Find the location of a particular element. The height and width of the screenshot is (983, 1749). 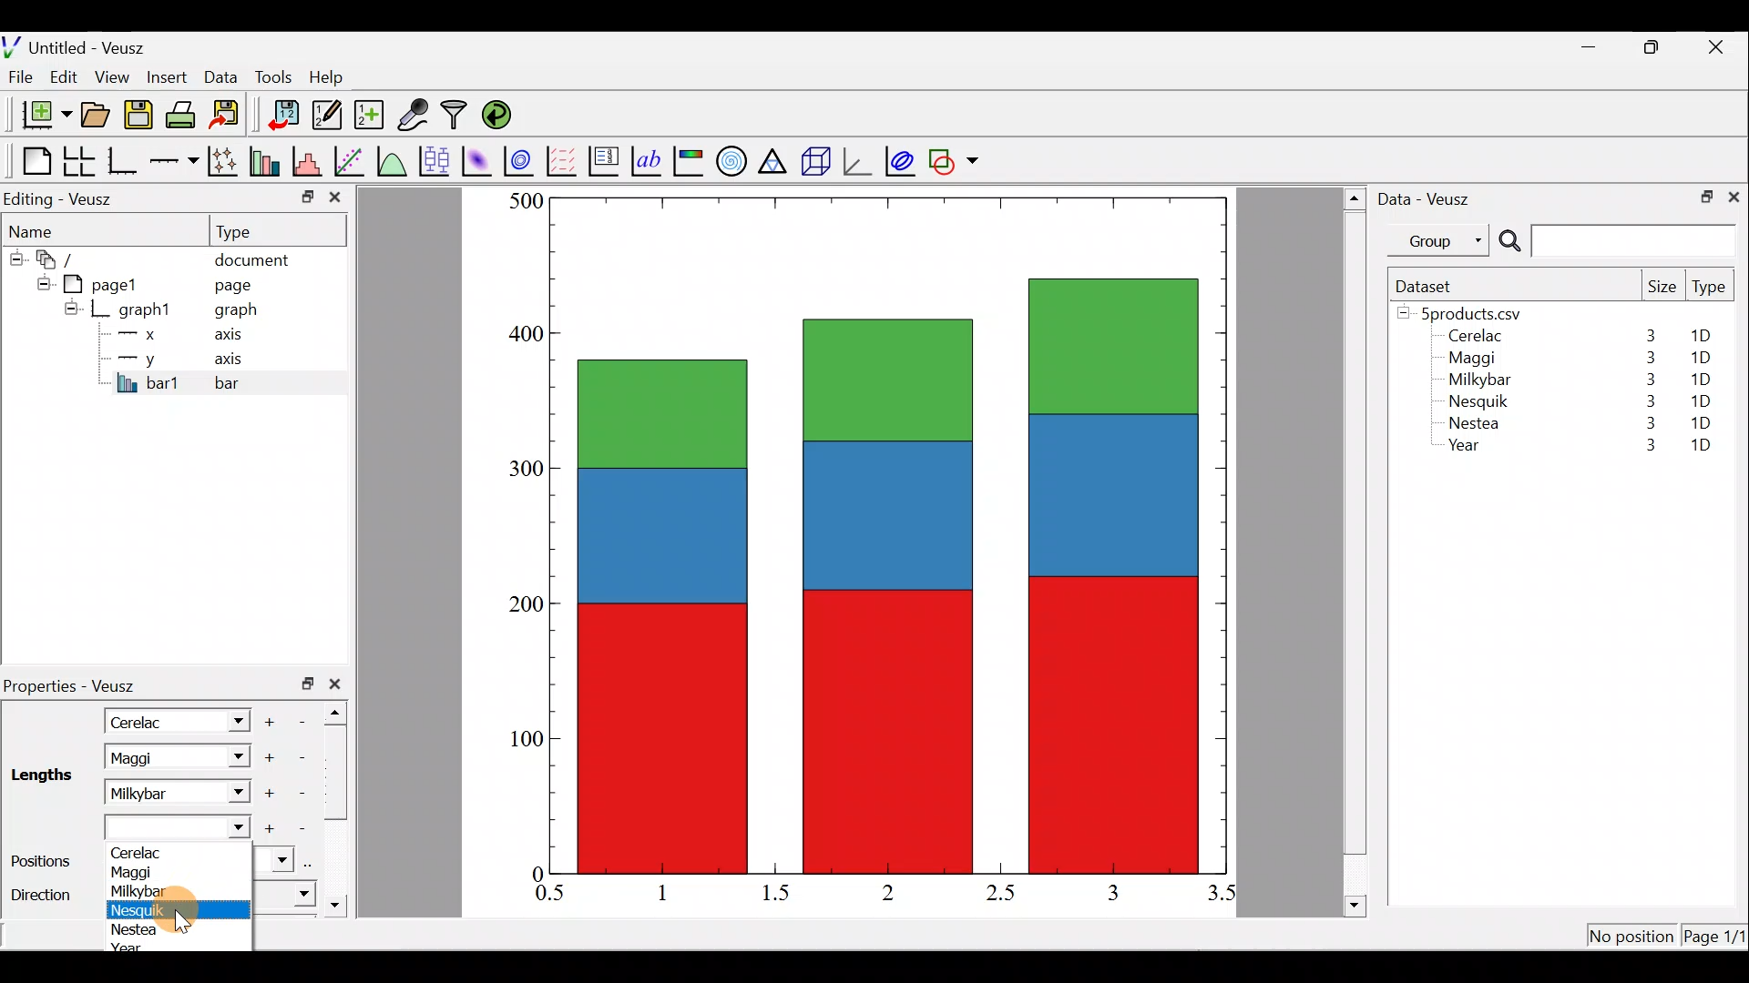

bar1 is located at coordinates (148, 382).